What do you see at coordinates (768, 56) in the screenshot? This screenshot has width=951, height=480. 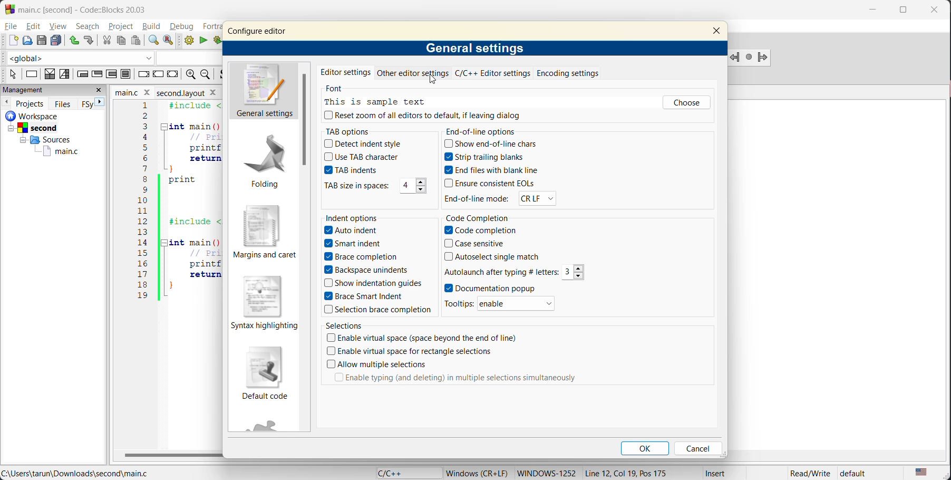 I see `jump forward` at bounding box center [768, 56].